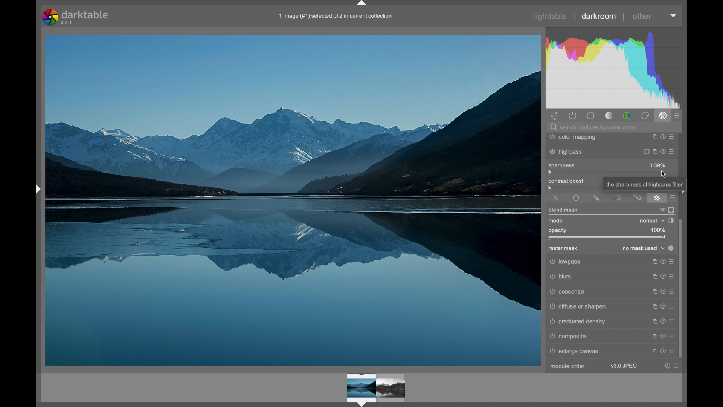 The width and height of the screenshot is (723, 407). What do you see at coordinates (662, 336) in the screenshot?
I see `more options` at bounding box center [662, 336].